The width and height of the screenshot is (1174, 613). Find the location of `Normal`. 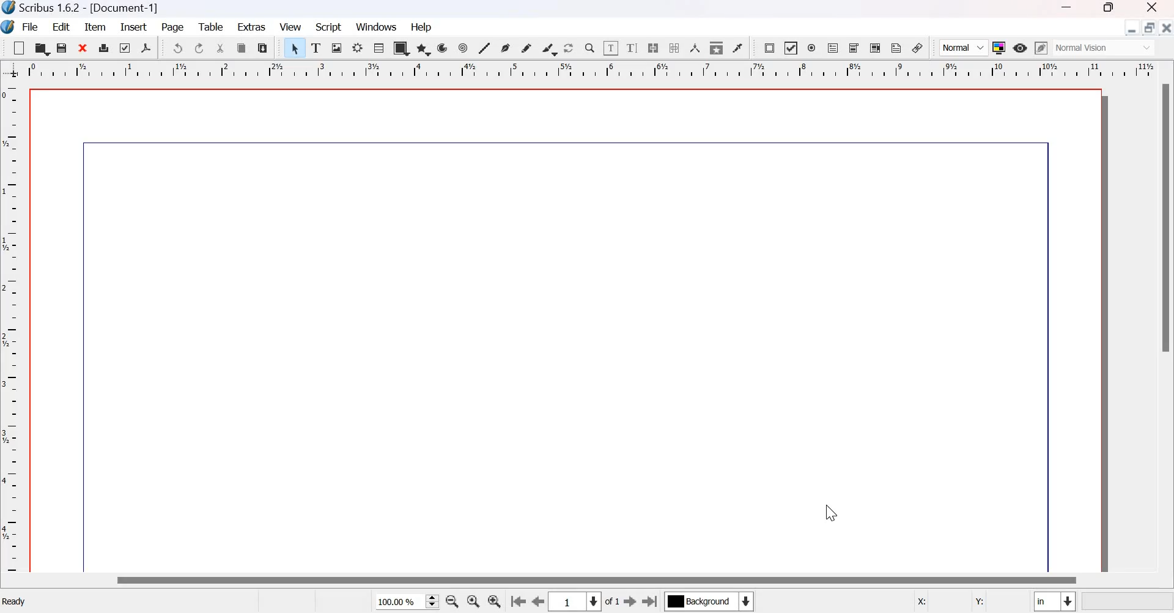

Normal is located at coordinates (964, 48).